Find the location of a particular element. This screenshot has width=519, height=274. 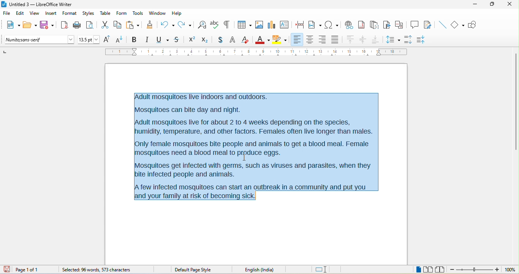

cursor movement is located at coordinates (248, 159).